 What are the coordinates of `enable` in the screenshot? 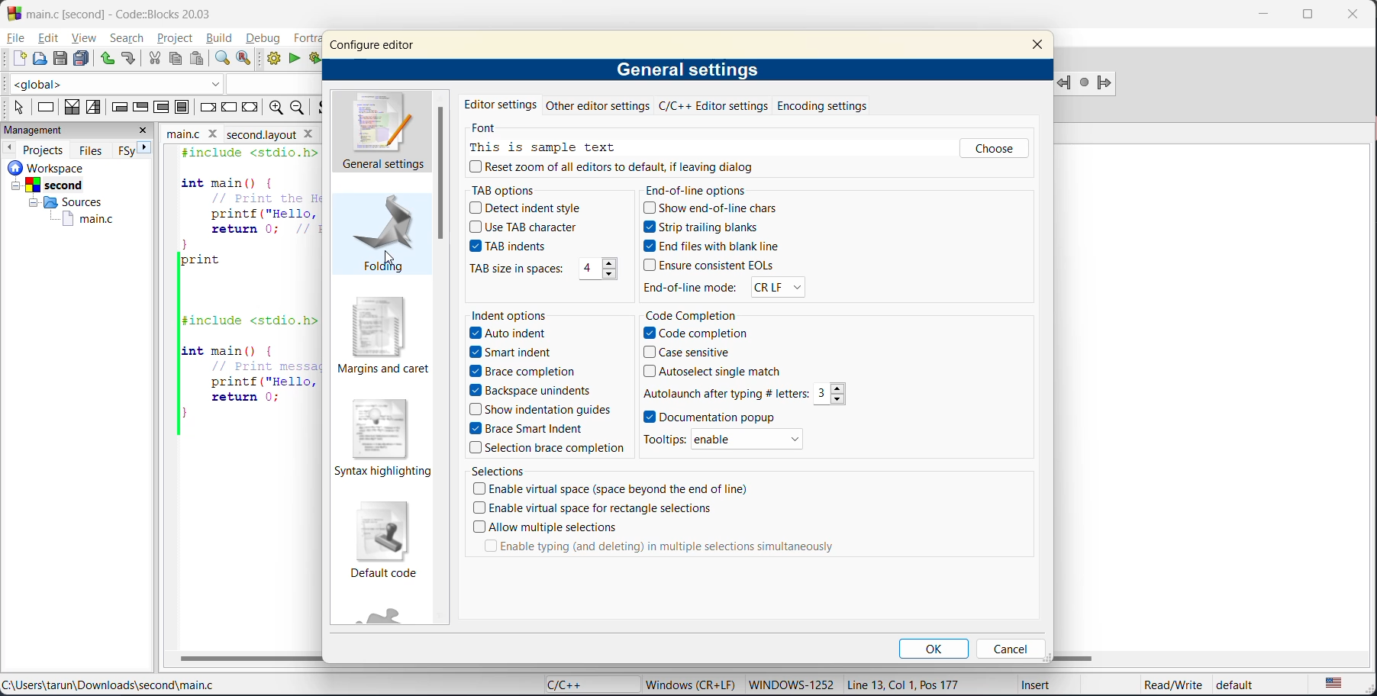 It's located at (758, 438).